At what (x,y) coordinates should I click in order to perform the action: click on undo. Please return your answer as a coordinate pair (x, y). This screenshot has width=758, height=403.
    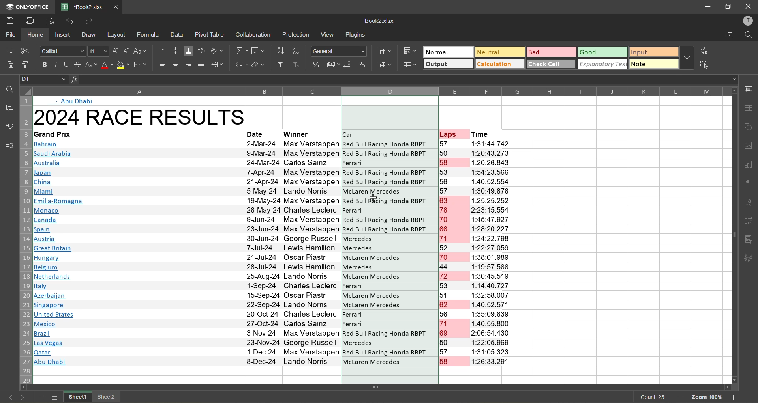
    Looking at the image, I should click on (69, 21).